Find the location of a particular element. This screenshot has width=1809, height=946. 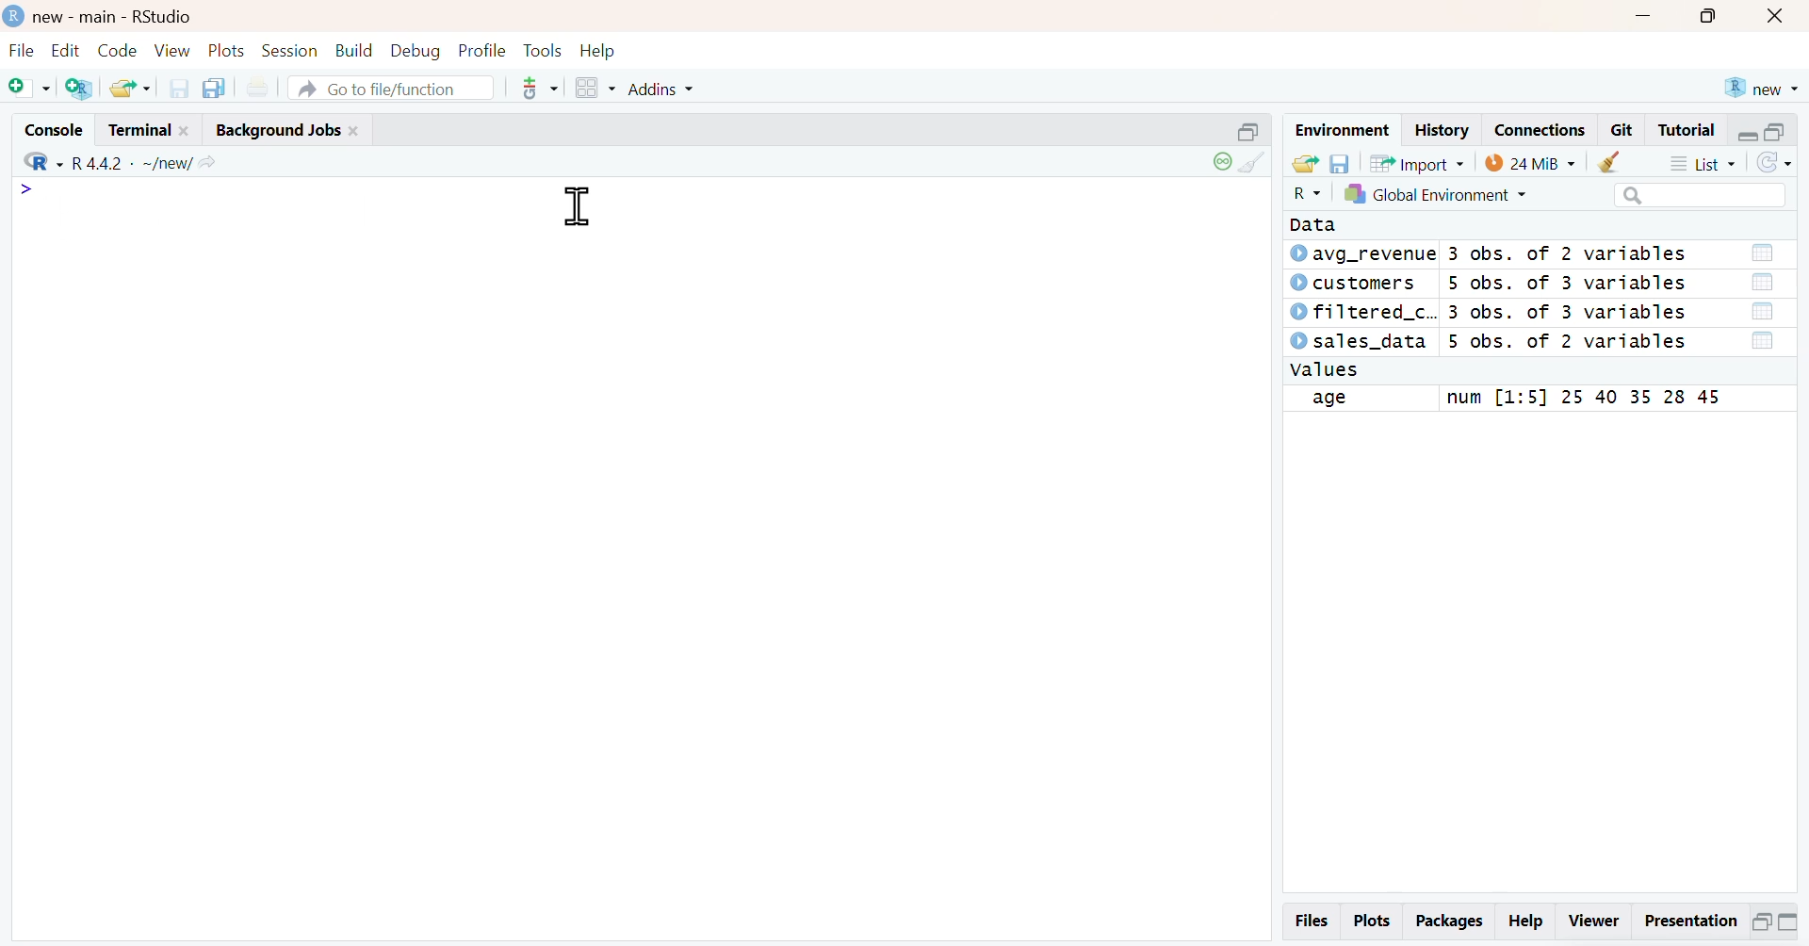

List is located at coordinates (1701, 162).